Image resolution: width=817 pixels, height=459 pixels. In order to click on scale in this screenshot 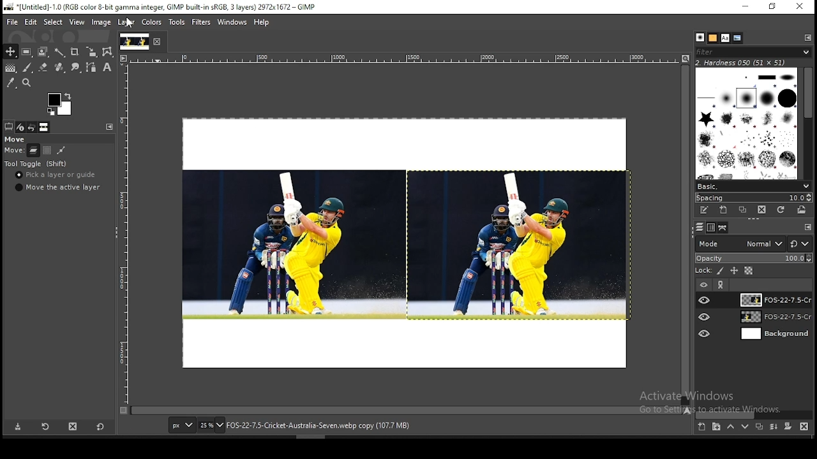, I will do `click(398, 58)`.